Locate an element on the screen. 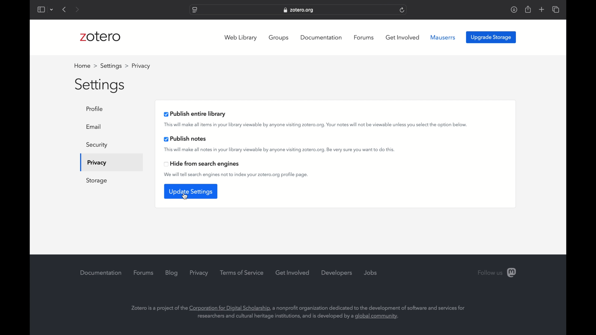 The width and height of the screenshot is (596, 335). follow us is located at coordinates (497, 273).